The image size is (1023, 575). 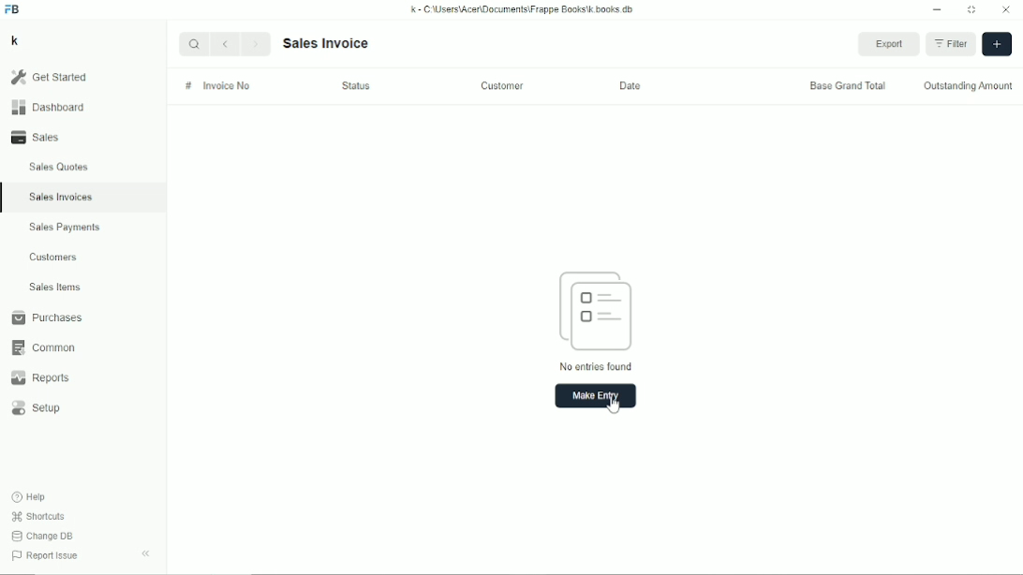 What do you see at coordinates (595, 395) in the screenshot?
I see `New entry` at bounding box center [595, 395].